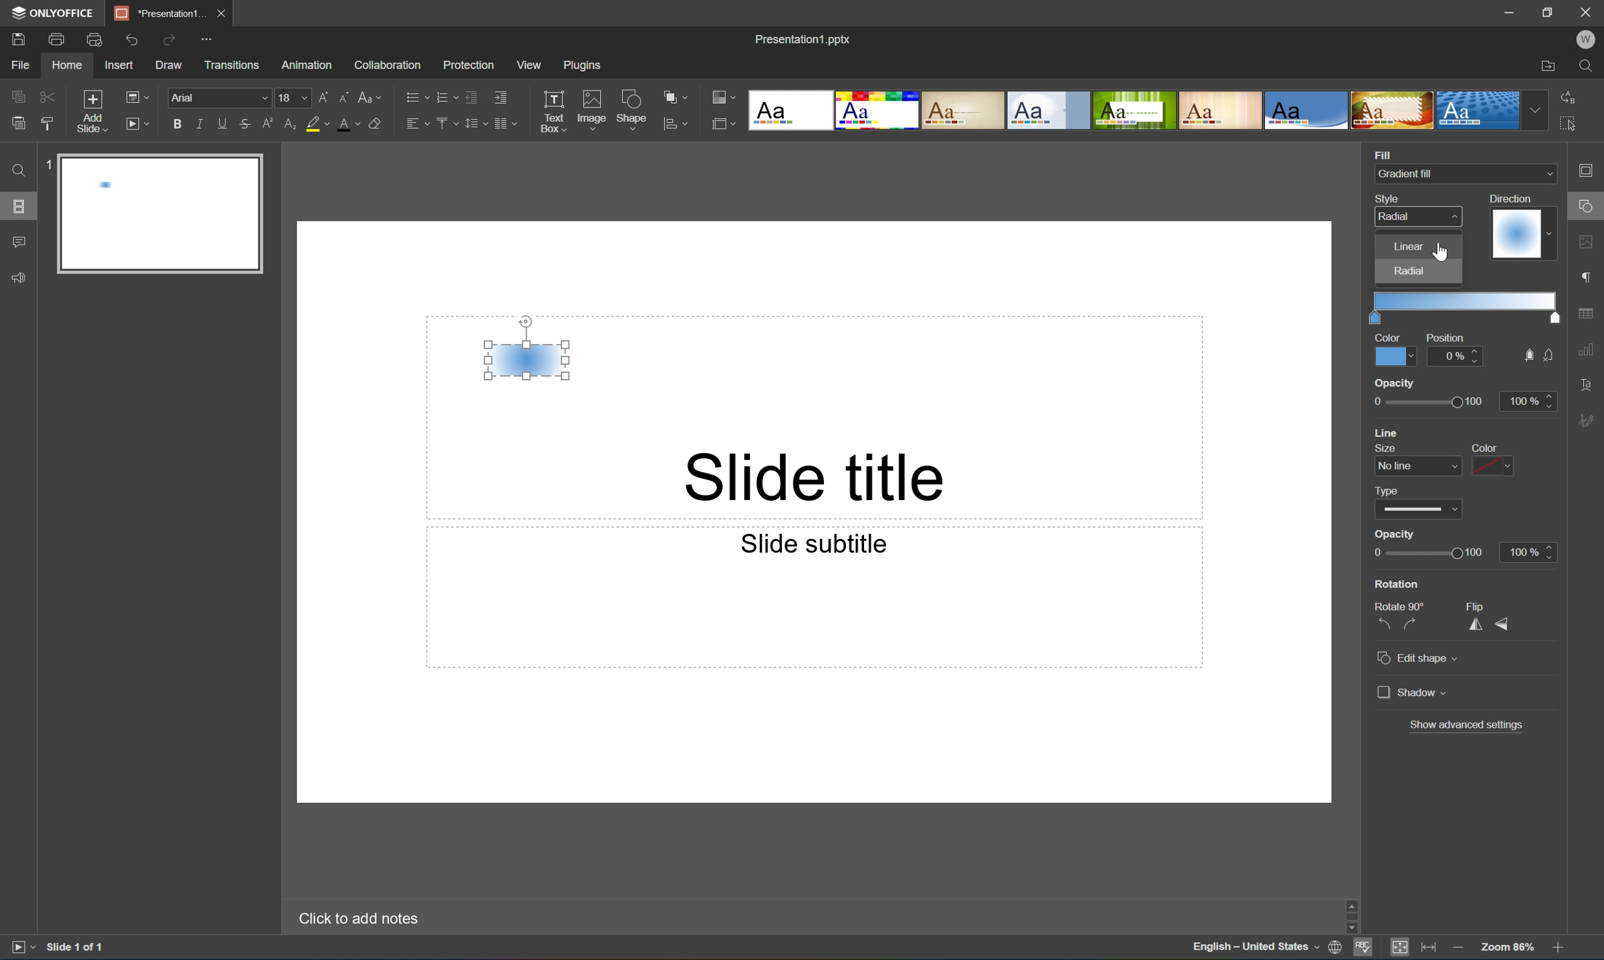  Describe the element at coordinates (1590, 170) in the screenshot. I see `Slide settings` at that location.